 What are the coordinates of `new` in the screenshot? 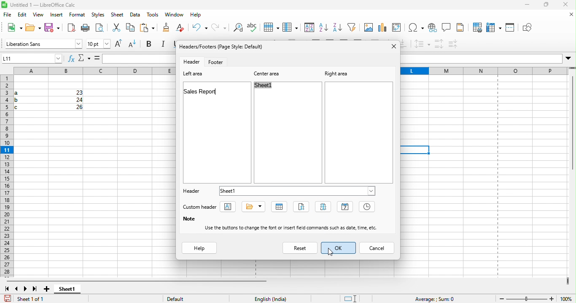 It's located at (14, 28).